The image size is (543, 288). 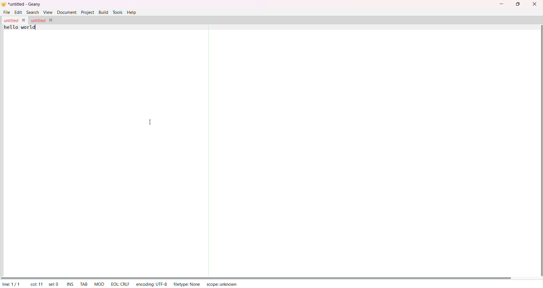 I want to click on horizontal scroll bar, so click(x=258, y=276).